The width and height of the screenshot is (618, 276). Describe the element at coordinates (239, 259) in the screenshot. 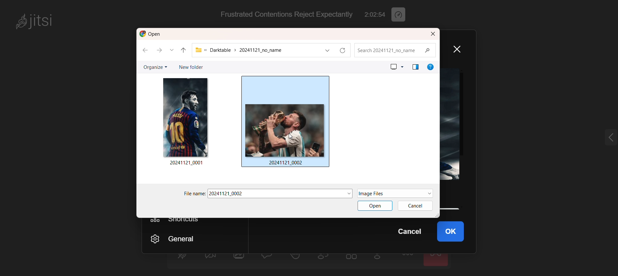

I see `share screen` at that location.